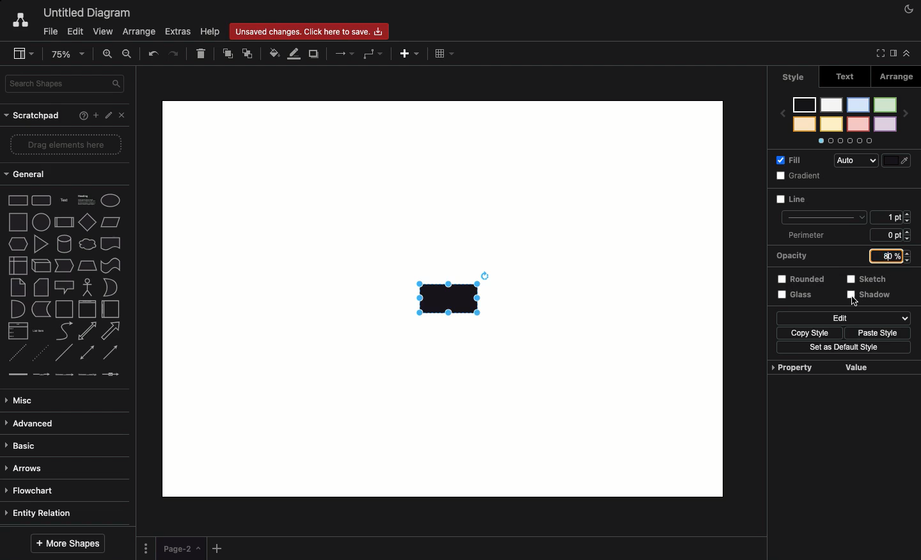 The image size is (921, 560). What do you see at coordinates (111, 200) in the screenshot?
I see `Eclipse` at bounding box center [111, 200].